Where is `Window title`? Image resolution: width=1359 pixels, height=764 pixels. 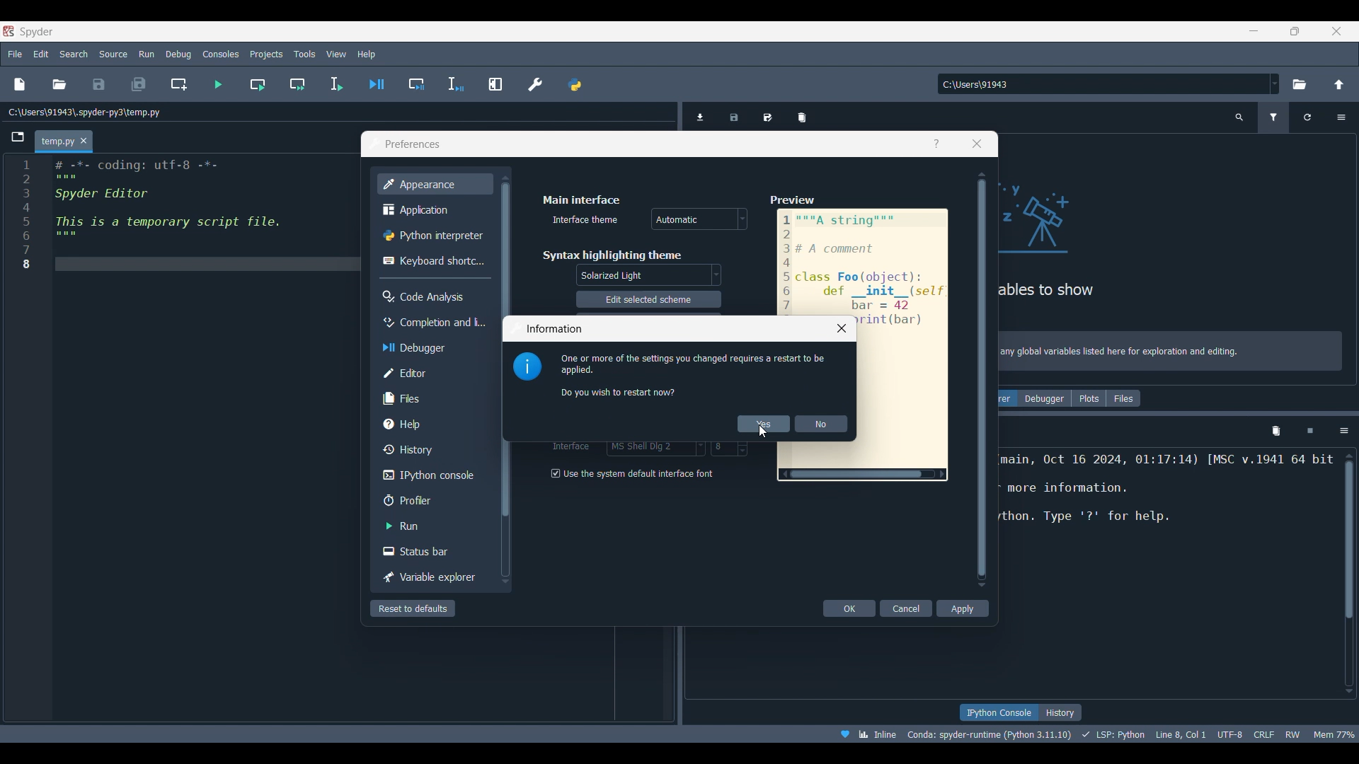
Window title is located at coordinates (413, 144).